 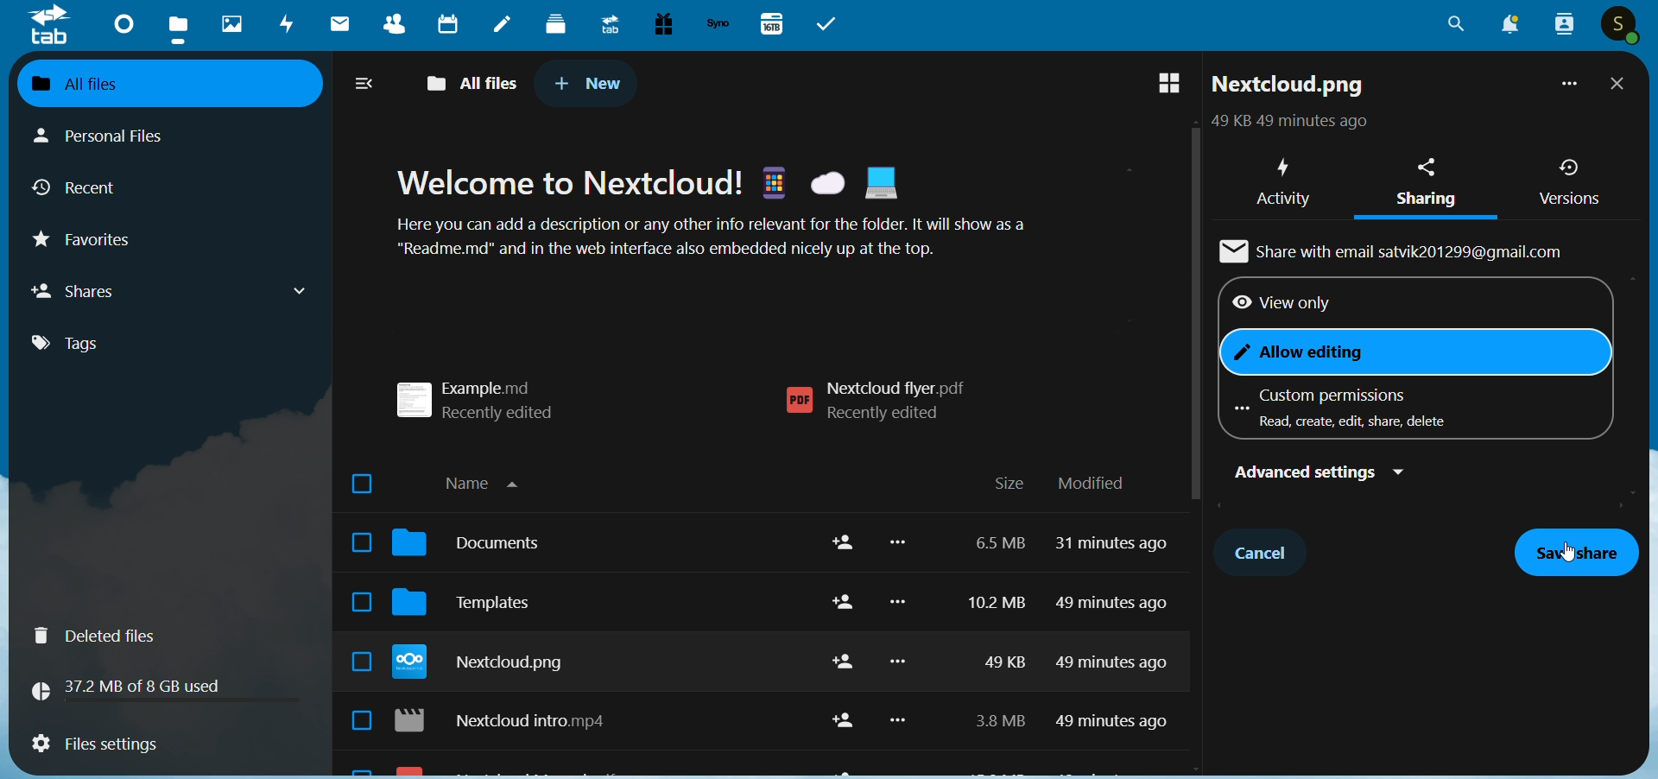 What do you see at coordinates (589, 83) in the screenshot?
I see `new tab` at bounding box center [589, 83].